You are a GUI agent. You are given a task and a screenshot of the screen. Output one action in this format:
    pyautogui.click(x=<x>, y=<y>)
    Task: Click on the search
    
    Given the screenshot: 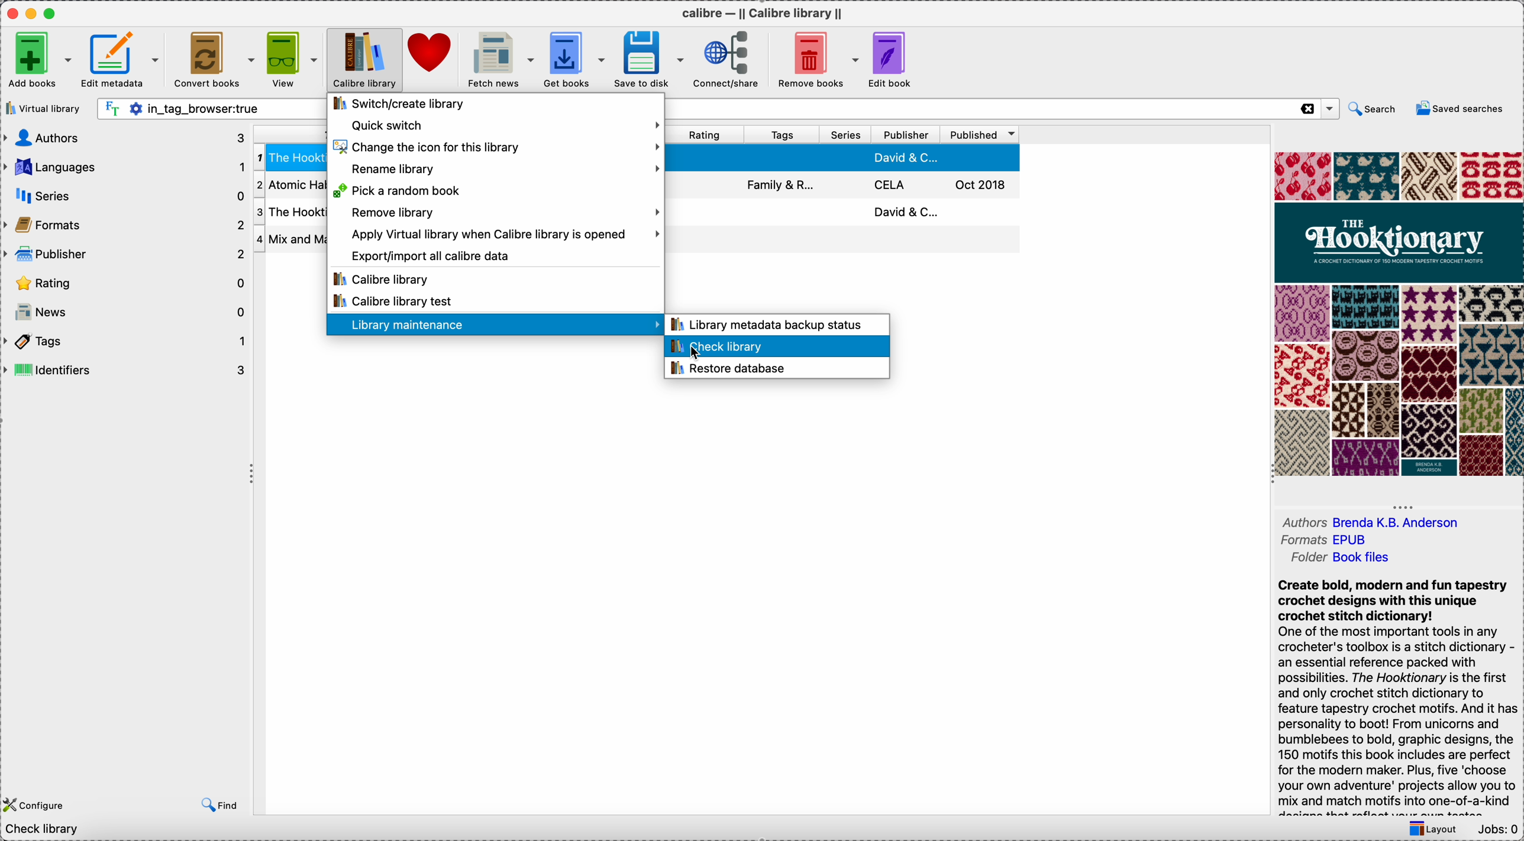 What is the action you would take?
    pyautogui.click(x=1374, y=109)
    